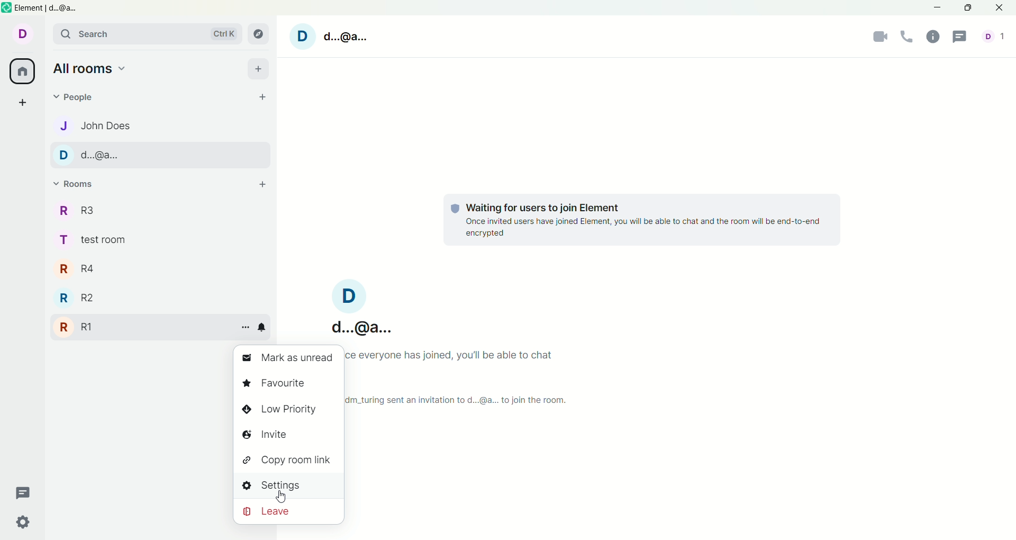 This screenshot has width=1016, height=540. I want to click on close, so click(999, 8).